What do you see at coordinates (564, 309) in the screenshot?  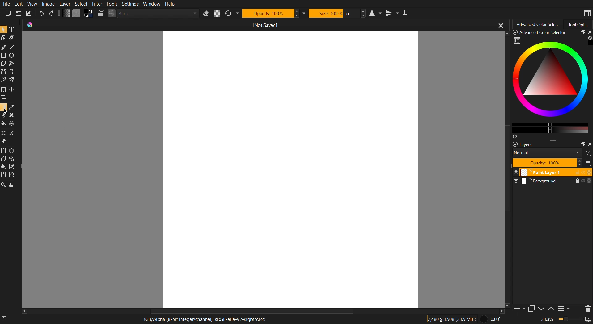 I see `Settings` at bounding box center [564, 309].